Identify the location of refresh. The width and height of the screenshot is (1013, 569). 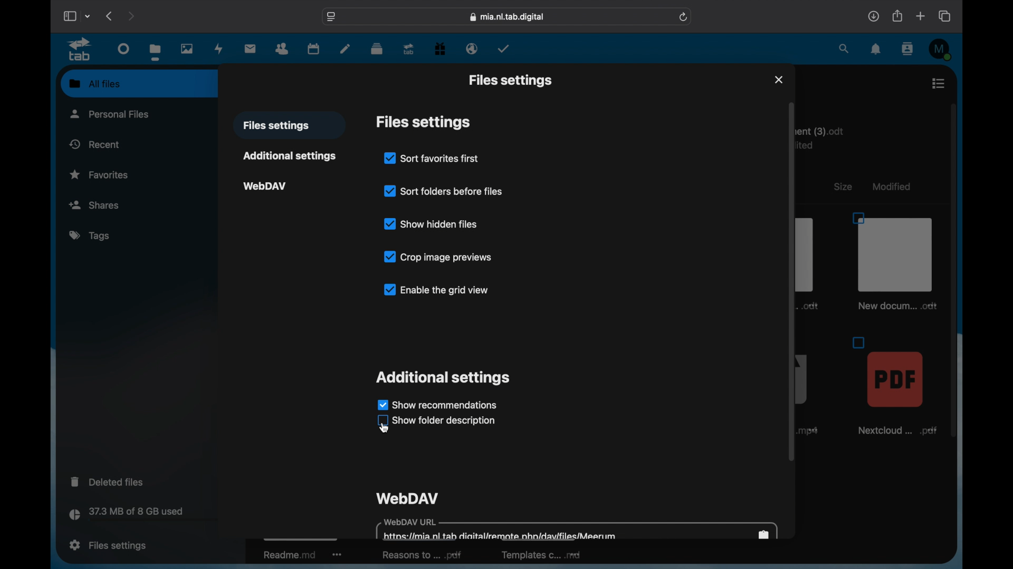
(684, 17).